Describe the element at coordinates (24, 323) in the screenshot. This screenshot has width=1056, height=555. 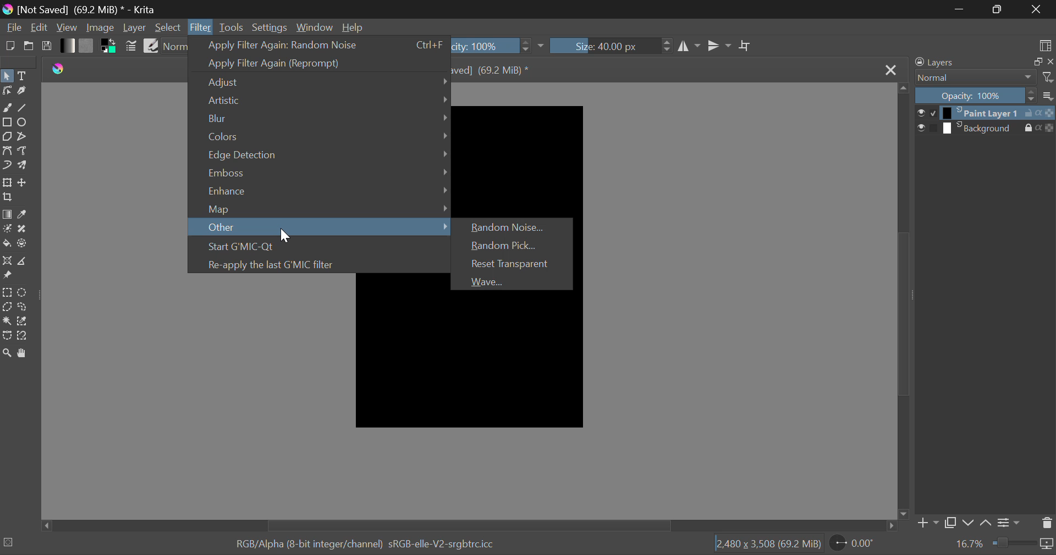
I see `Similar Color Selector` at that location.